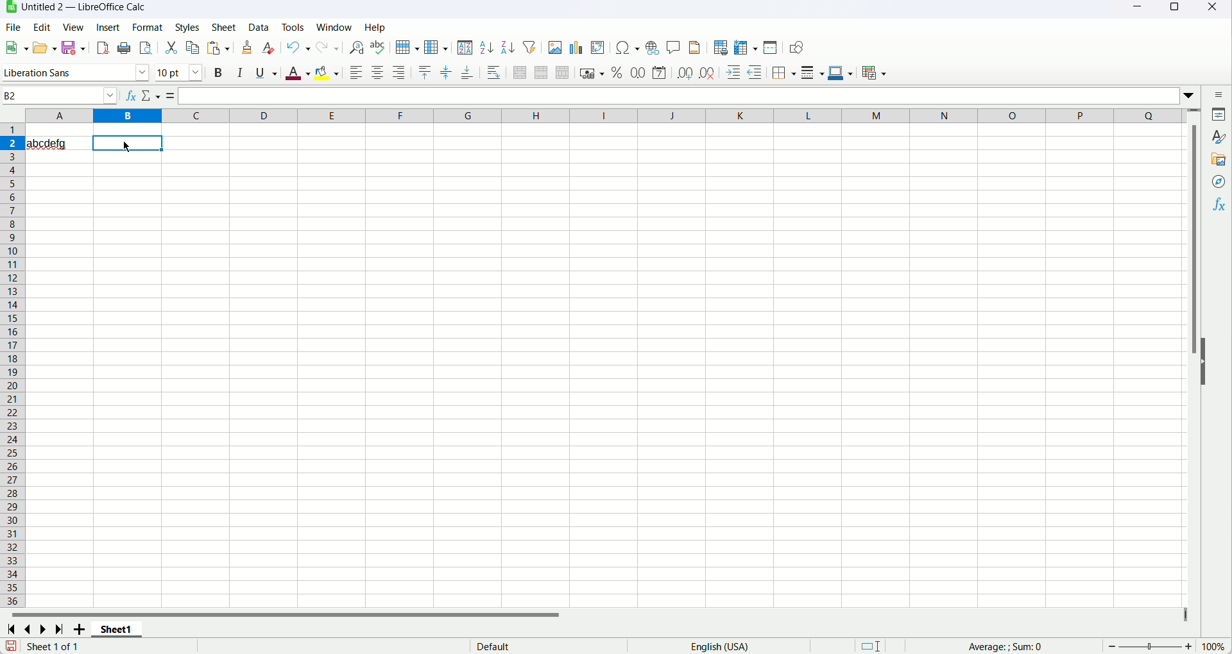 Image resolution: width=1232 pixels, height=654 pixels. What do you see at coordinates (1139, 8) in the screenshot?
I see `minimize` at bounding box center [1139, 8].